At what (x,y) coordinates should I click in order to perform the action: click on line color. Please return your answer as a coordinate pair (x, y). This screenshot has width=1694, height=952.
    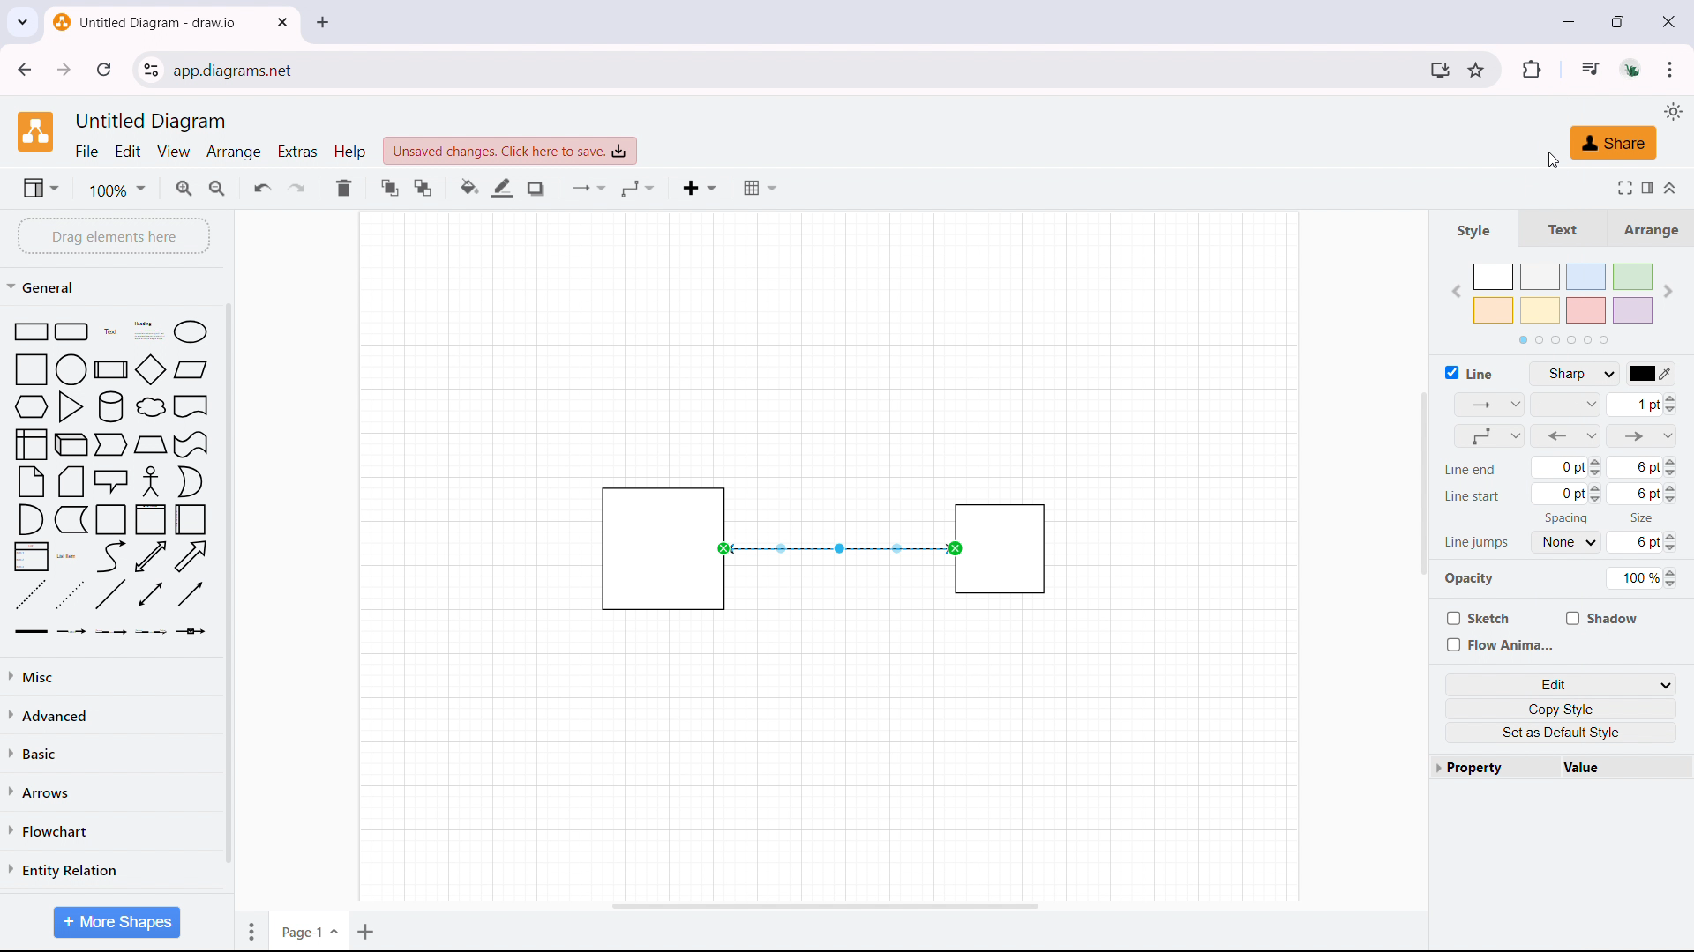
    Looking at the image, I should click on (503, 189).